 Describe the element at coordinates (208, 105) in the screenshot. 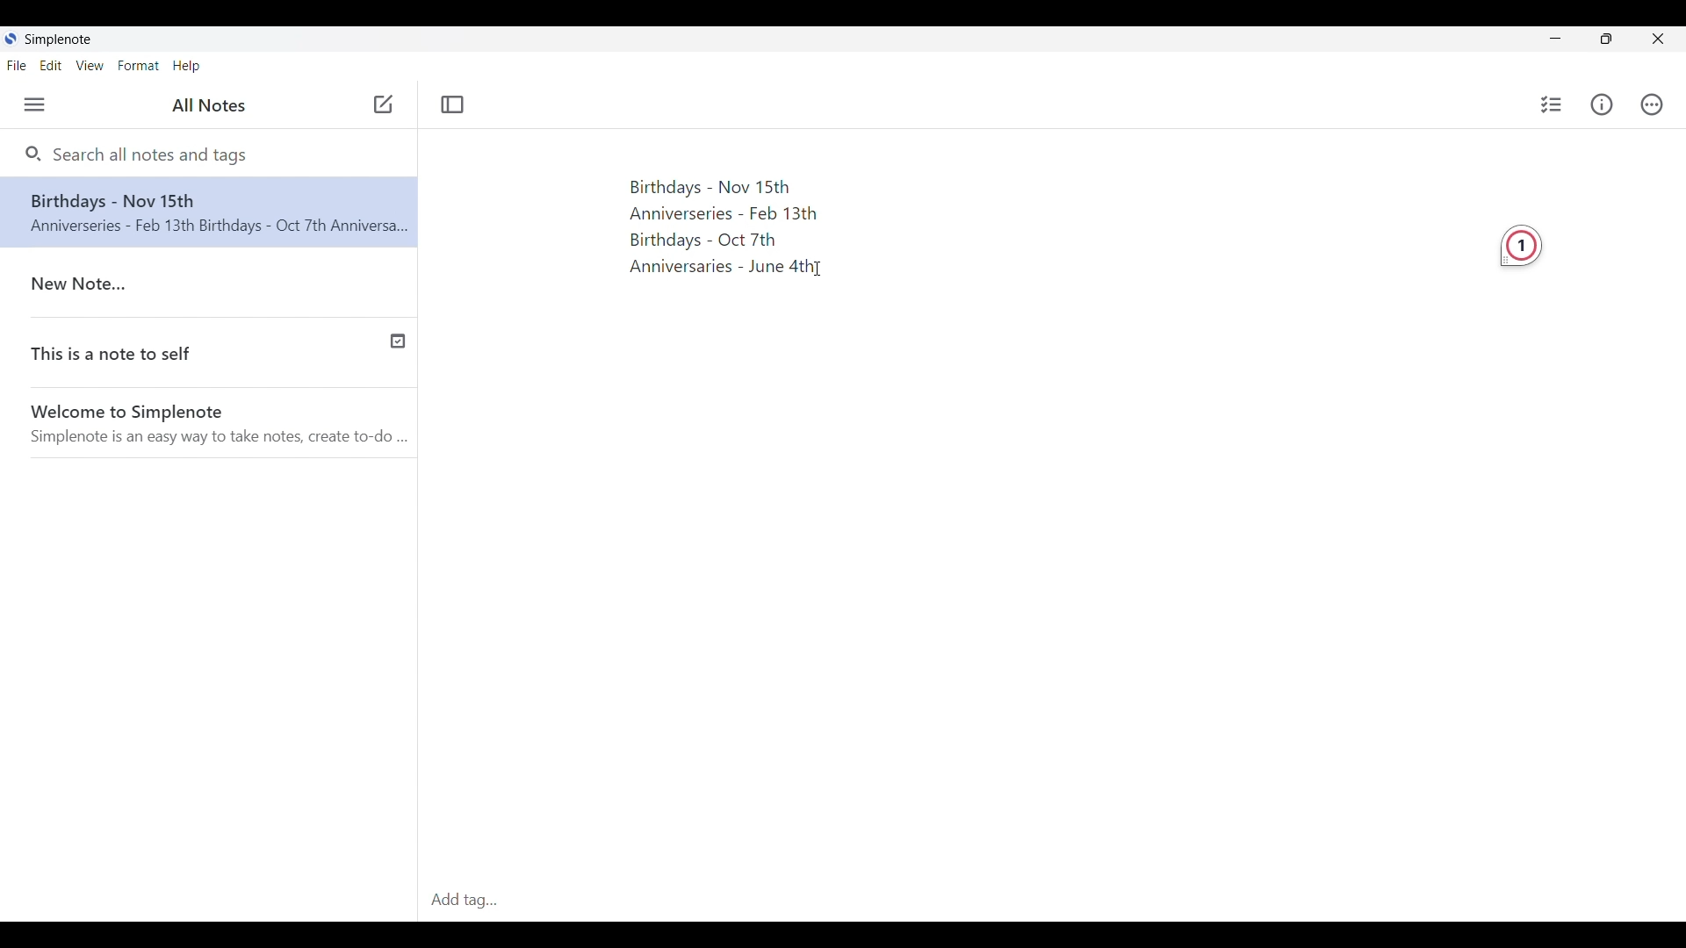

I see `All Notes(Title of left side panel)` at that location.